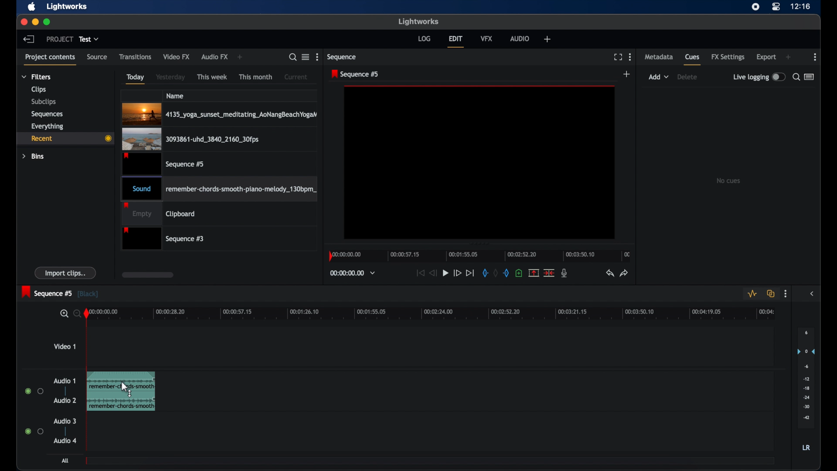 The image size is (837, 471). I want to click on sidebar, so click(813, 293).